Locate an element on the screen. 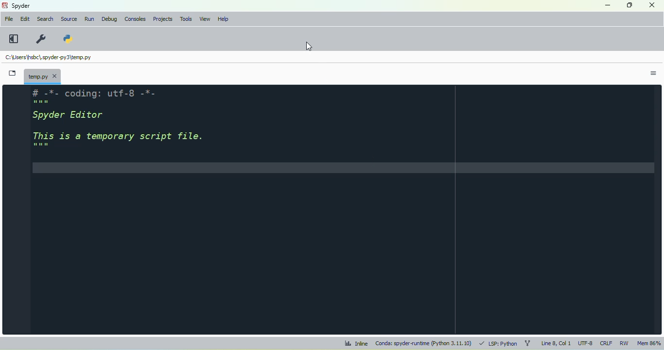  RW is located at coordinates (625, 343).